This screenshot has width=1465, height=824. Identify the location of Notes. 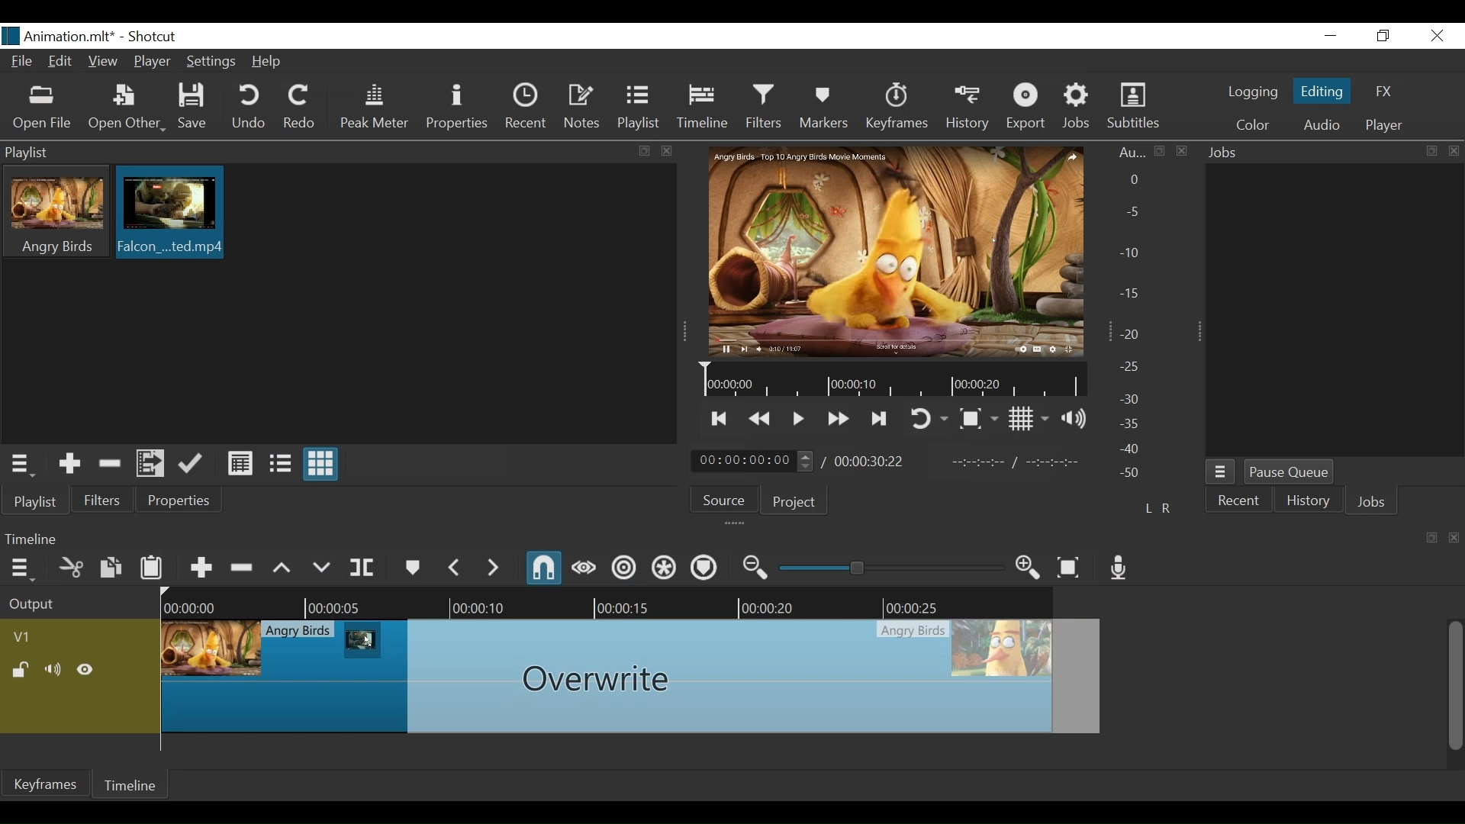
(583, 107).